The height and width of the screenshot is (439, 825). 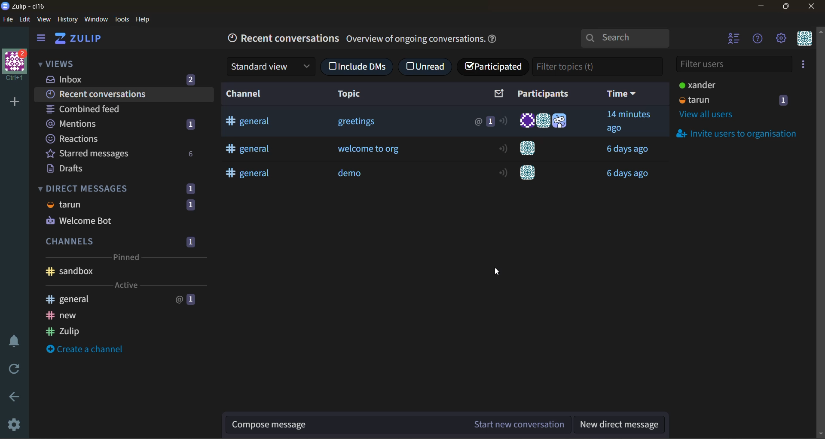 What do you see at coordinates (495, 40) in the screenshot?
I see `help` at bounding box center [495, 40].